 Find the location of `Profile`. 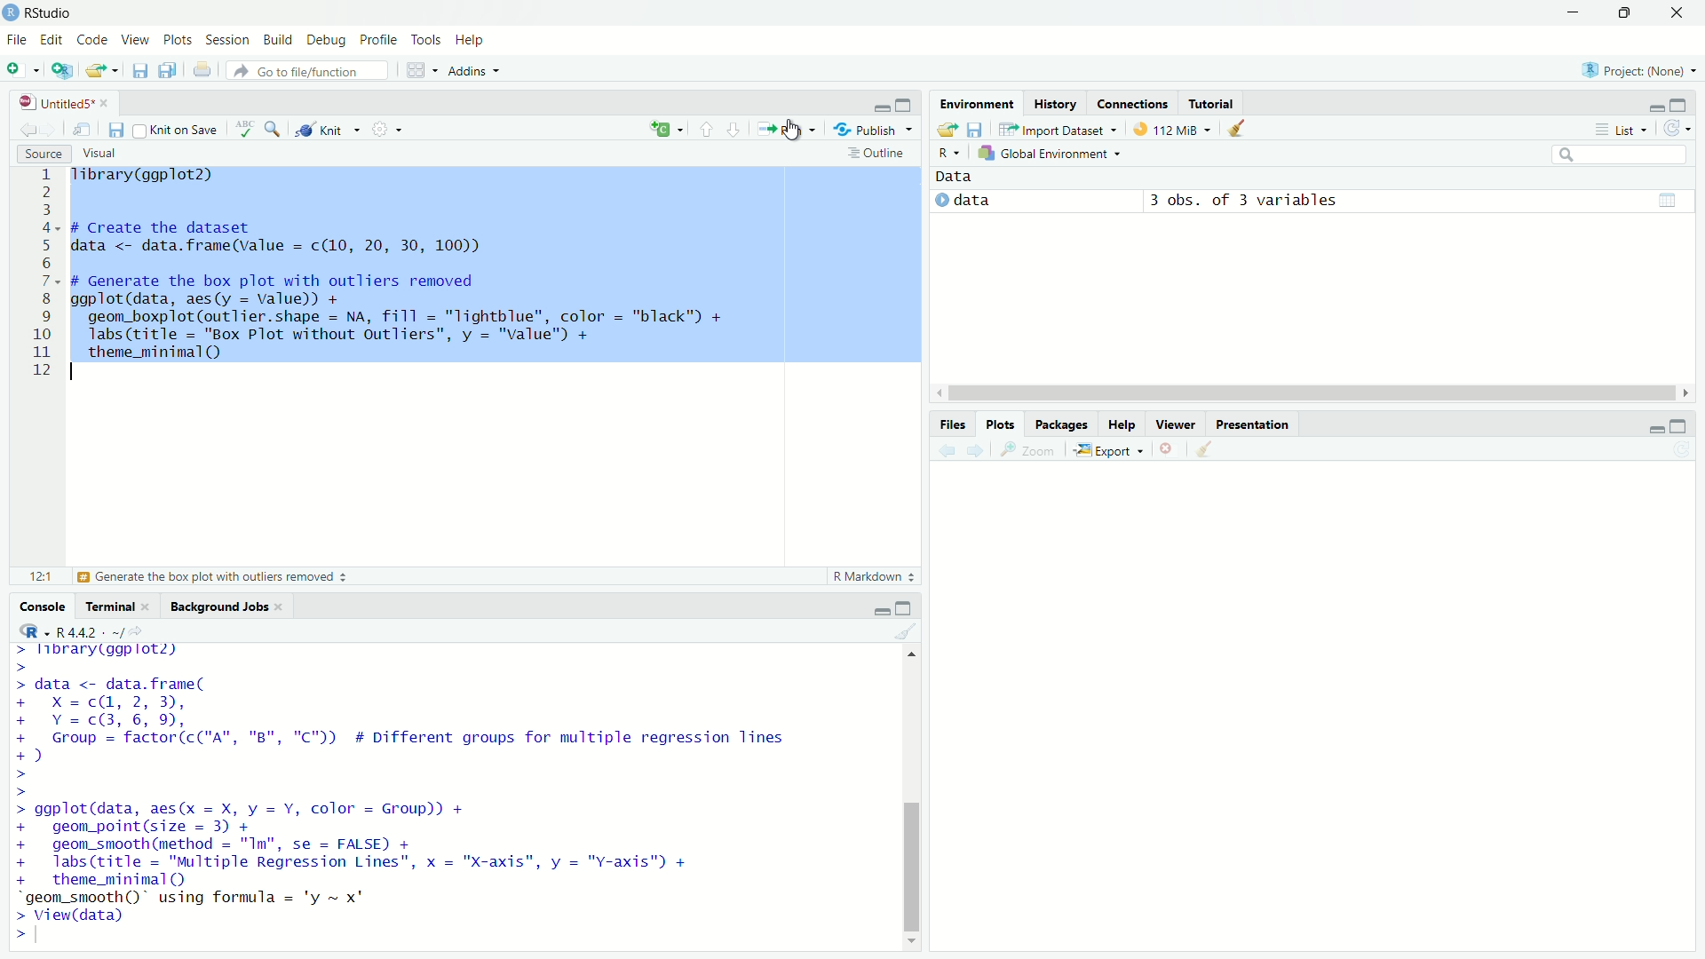

Profile is located at coordinates (382, 41).